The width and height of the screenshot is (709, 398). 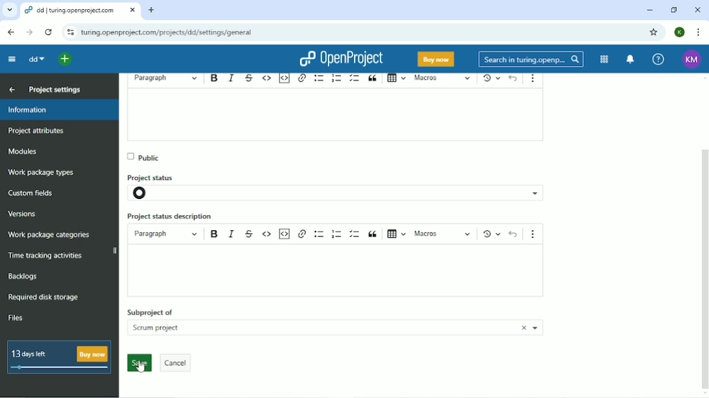 What do you see at coordinates (10, 89) in the screenshot?
I see `Back` at bounding box center [10, 89].